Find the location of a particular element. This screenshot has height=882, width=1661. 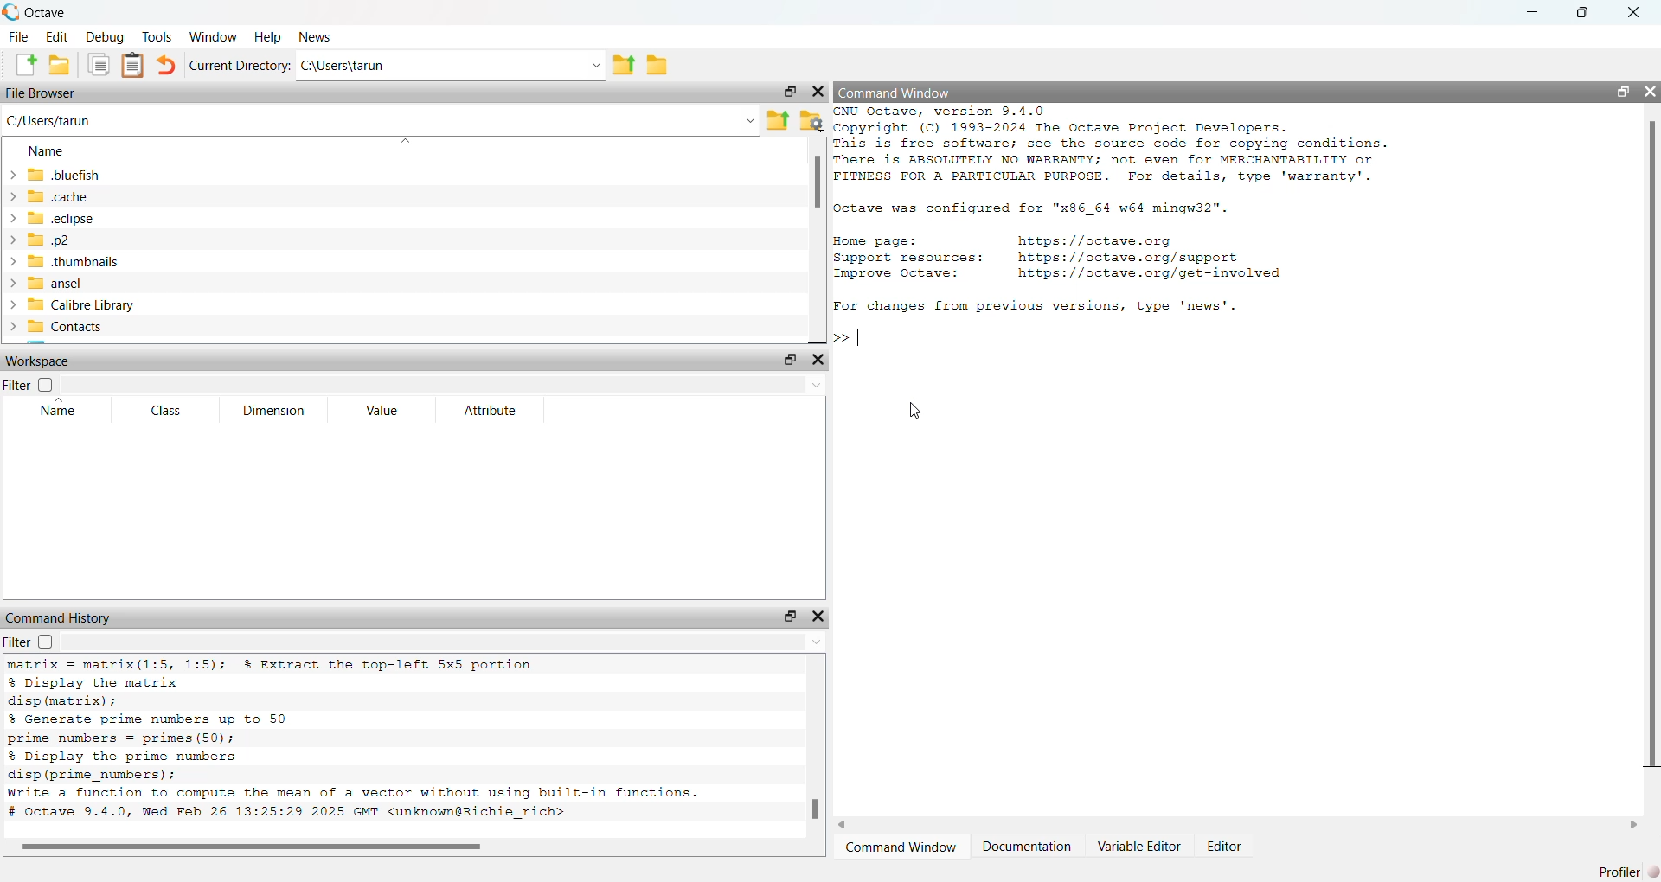

attribute is located at coordinates (491, 411).